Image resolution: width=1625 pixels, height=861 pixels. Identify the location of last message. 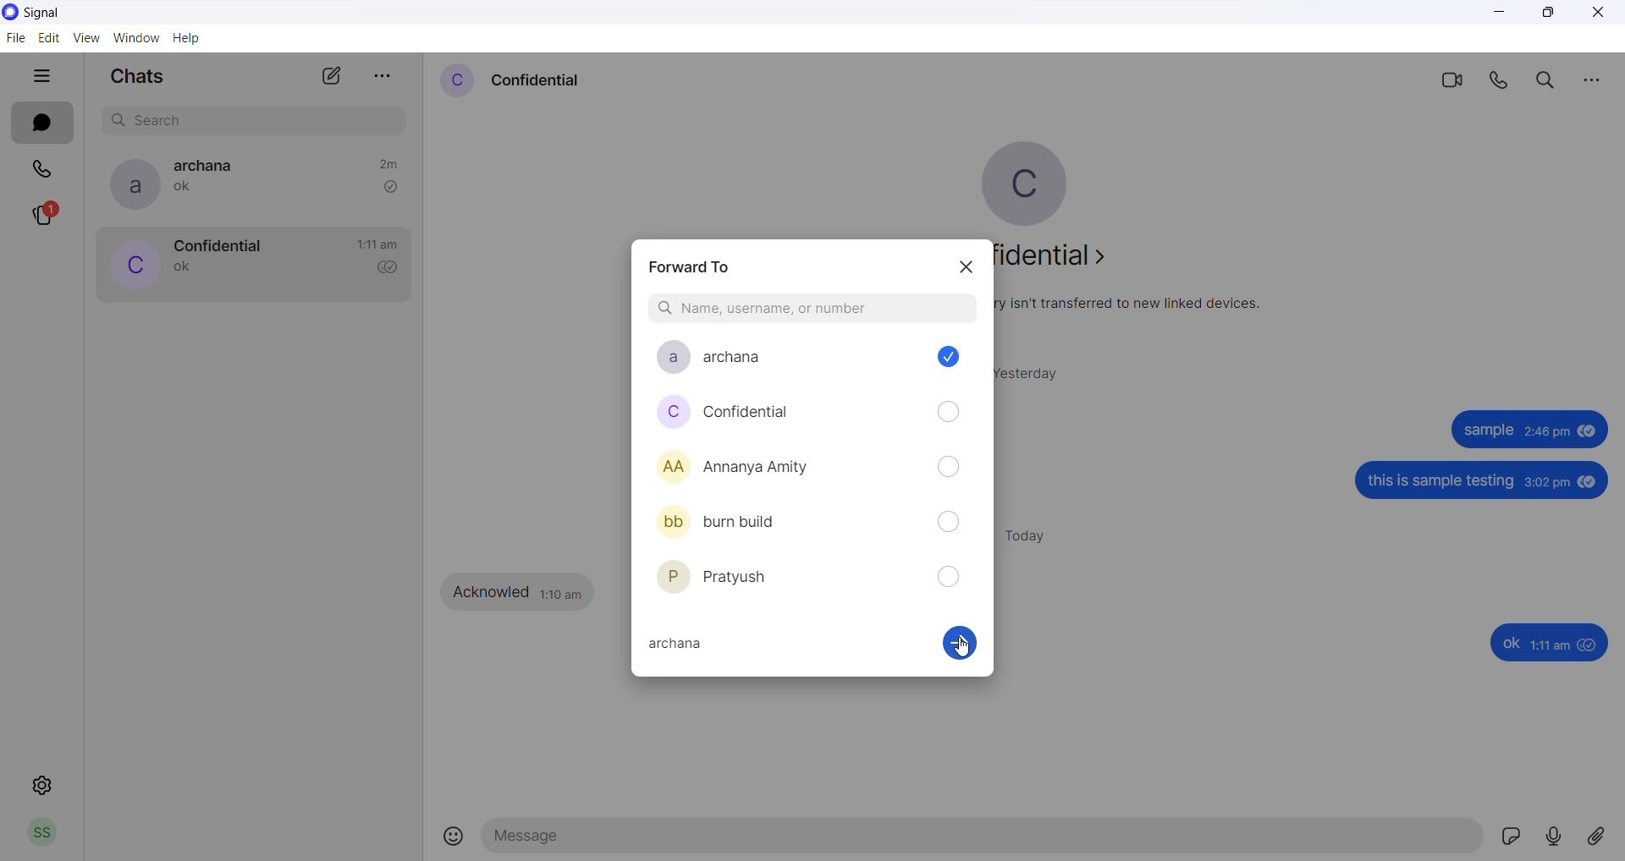
(187, 190).